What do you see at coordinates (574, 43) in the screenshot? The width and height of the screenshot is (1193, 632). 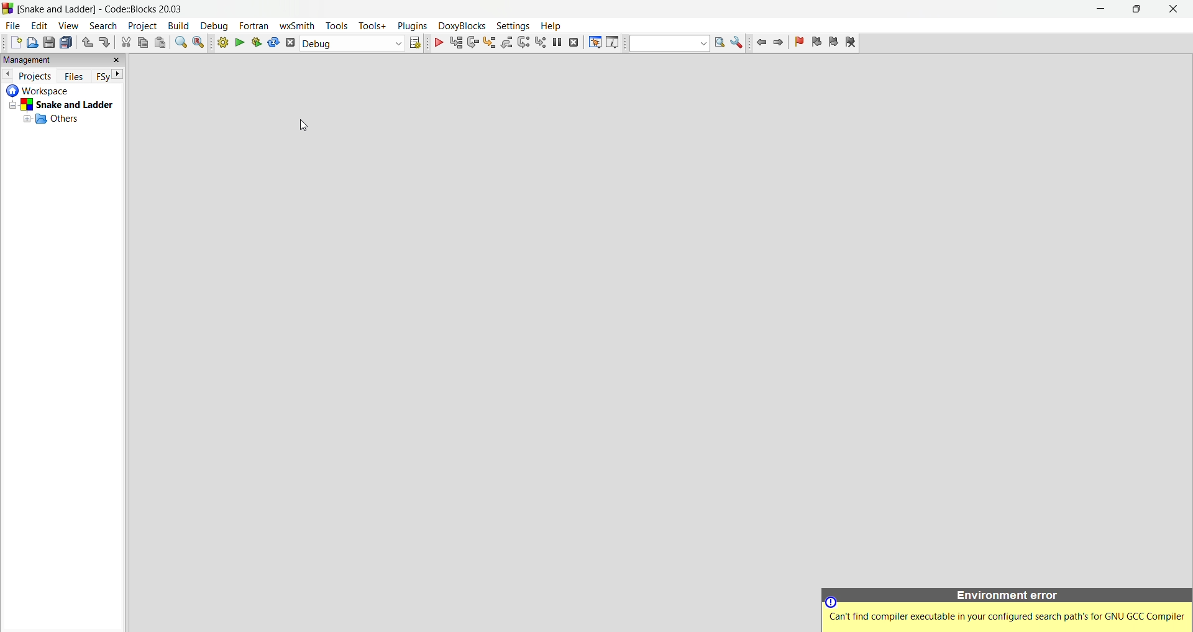 I see `stop debugger` at bounding box center [574, 43].